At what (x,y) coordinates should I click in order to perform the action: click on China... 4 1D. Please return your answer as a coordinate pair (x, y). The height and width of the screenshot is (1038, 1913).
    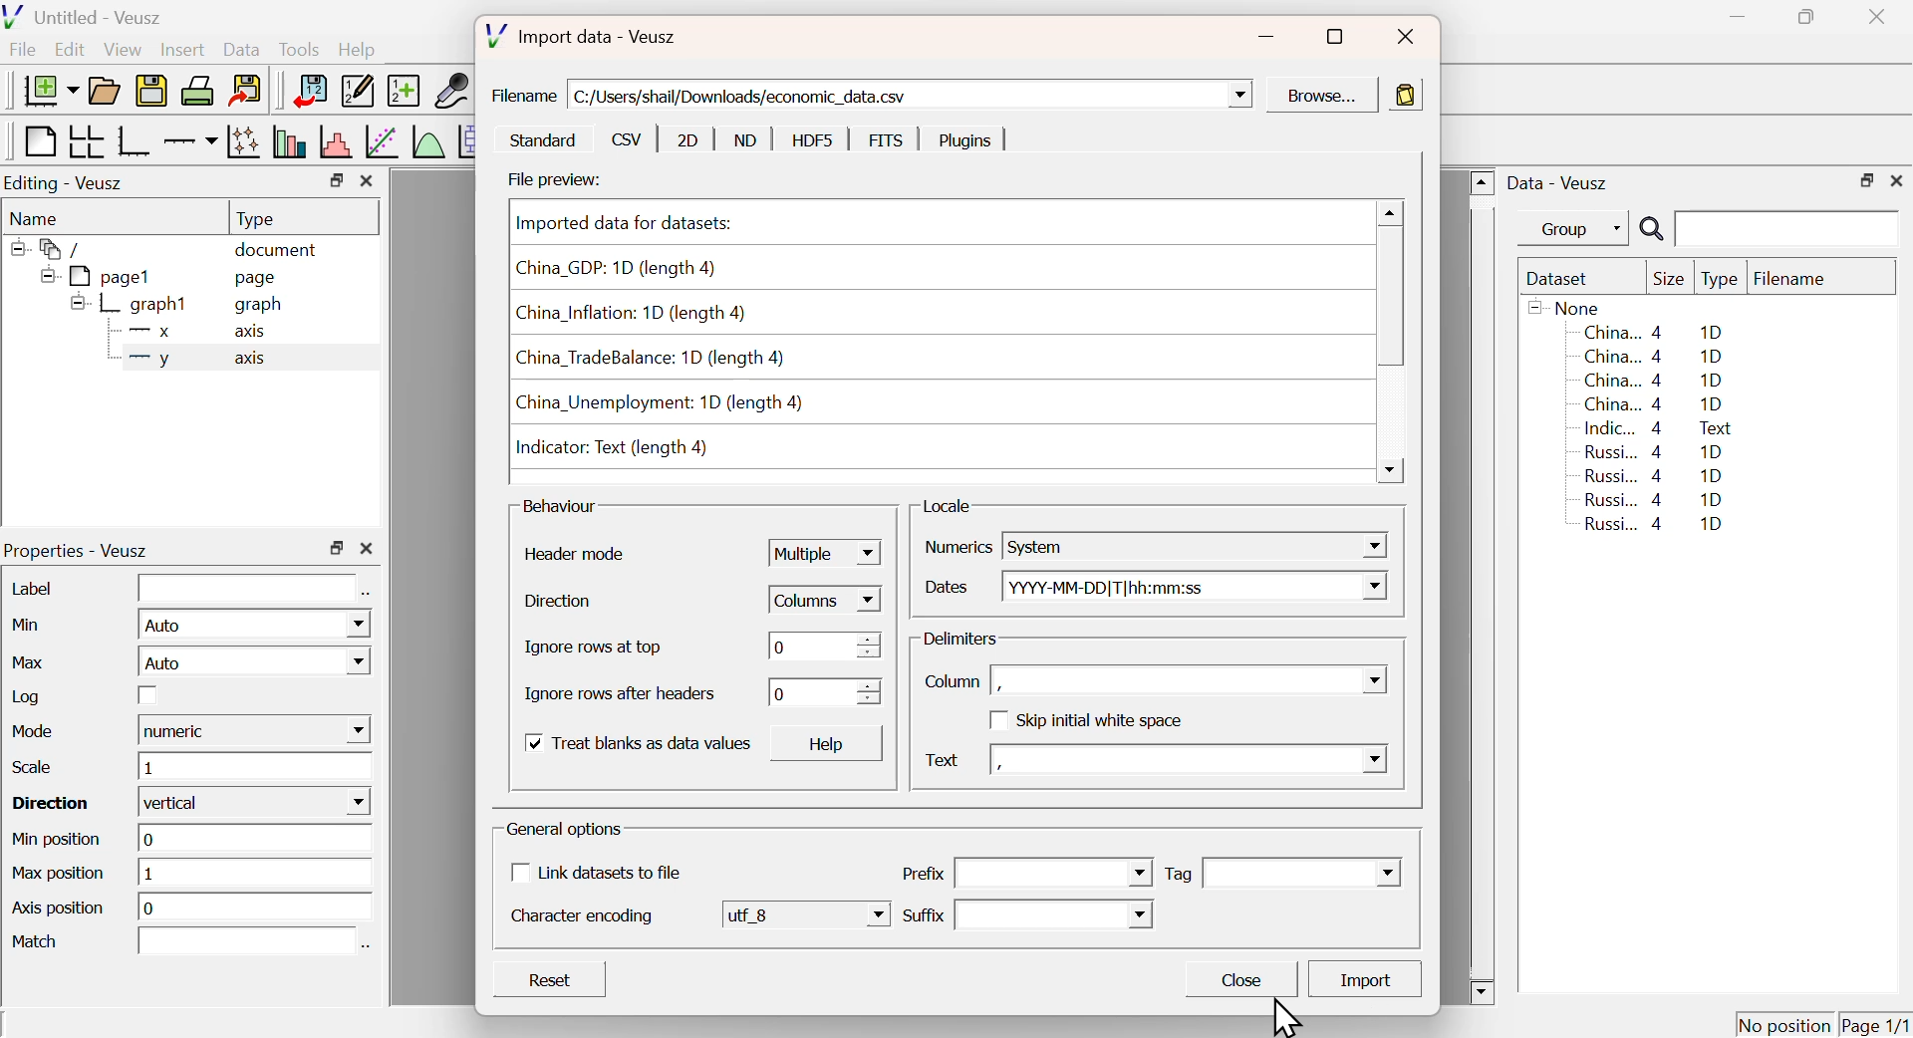
    Looking at the image, I should click on (1654, 404).